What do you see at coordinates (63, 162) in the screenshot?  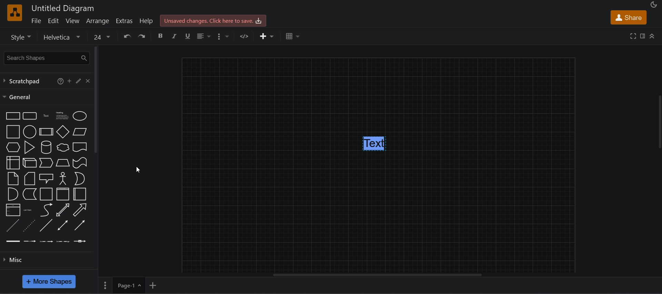 I see `Trapezoid` at bounding box center [63, 162].